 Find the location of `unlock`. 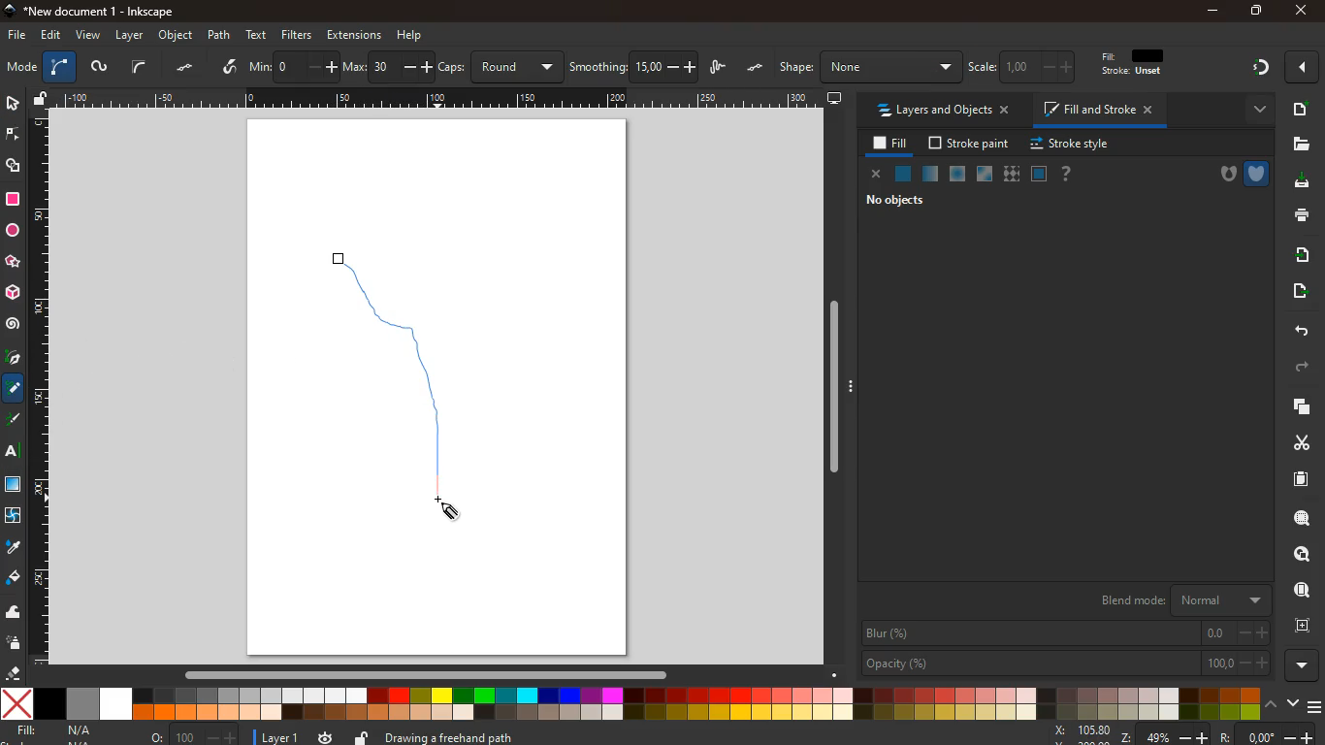

unlock is located at coordinates (43, 99).